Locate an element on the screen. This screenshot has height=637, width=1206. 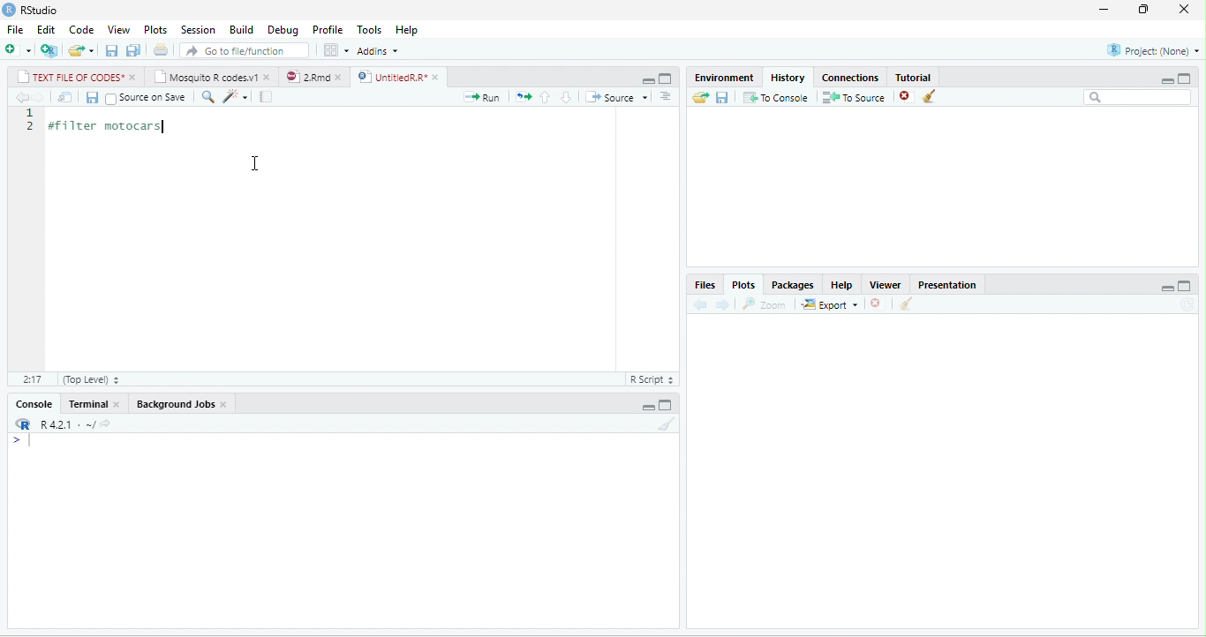
minimize is located at coordinates (1166, 80).